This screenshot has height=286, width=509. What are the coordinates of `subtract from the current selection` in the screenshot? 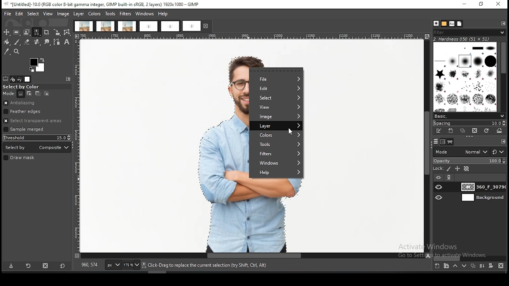 It's located at (37, 94).